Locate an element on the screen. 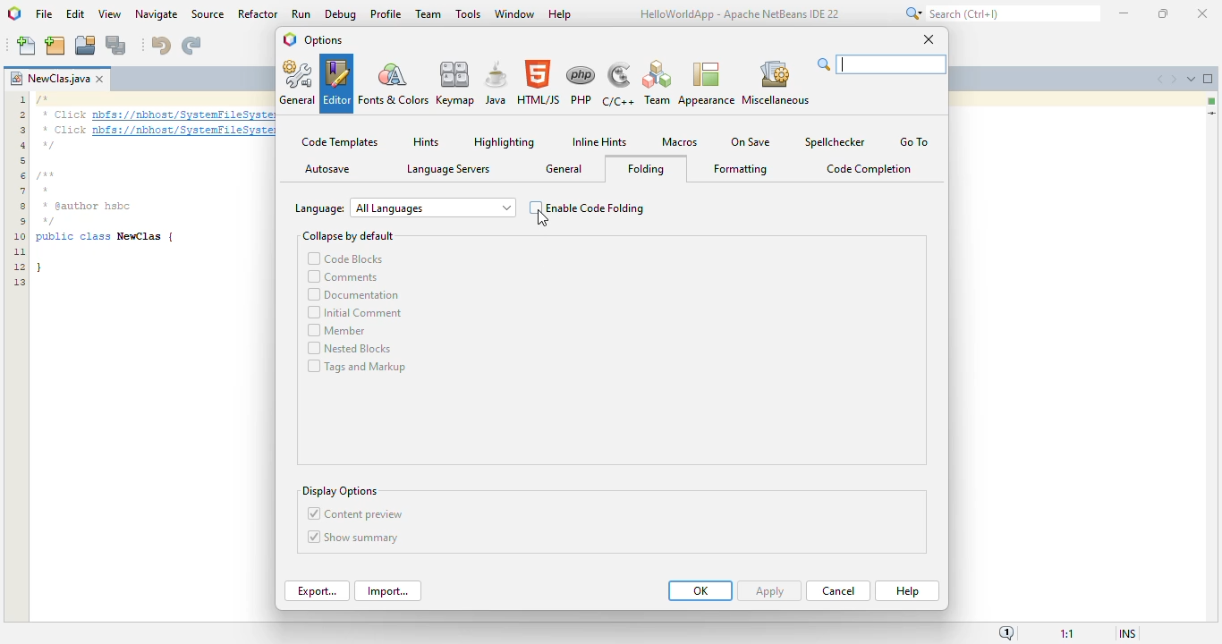 The image size is (1222, 644). go to is located at coordinates (914, 141).